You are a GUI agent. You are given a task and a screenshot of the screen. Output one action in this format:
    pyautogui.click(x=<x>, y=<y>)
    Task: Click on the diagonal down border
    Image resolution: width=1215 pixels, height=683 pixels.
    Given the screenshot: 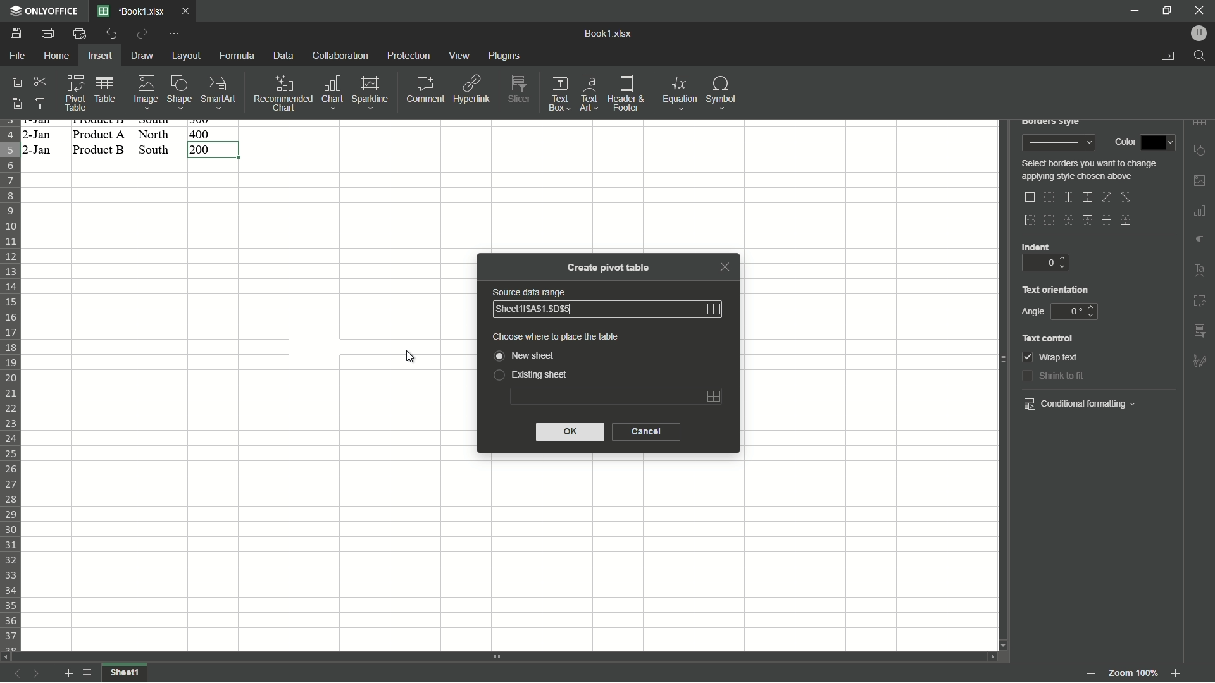 What is the action you would take?
    pyautogui.click(x=1129, y=197)
    